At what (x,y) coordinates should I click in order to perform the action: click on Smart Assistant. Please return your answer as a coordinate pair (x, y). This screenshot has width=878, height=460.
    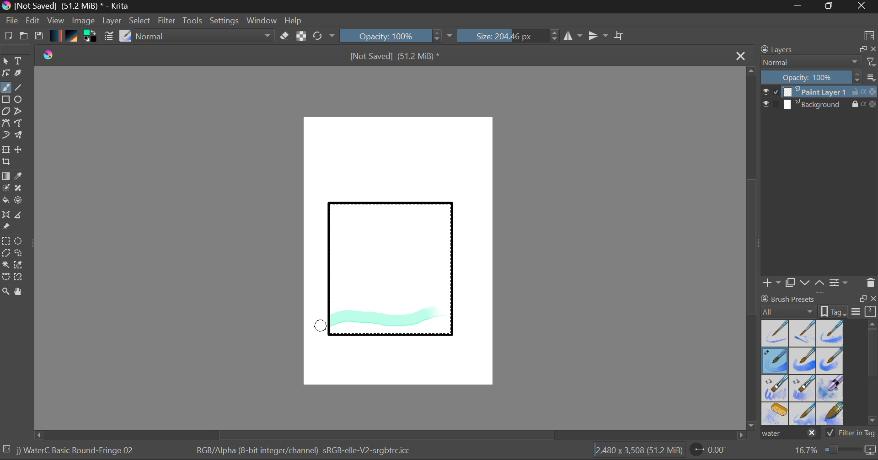
    Looking at the image, I should click on (5, 216).